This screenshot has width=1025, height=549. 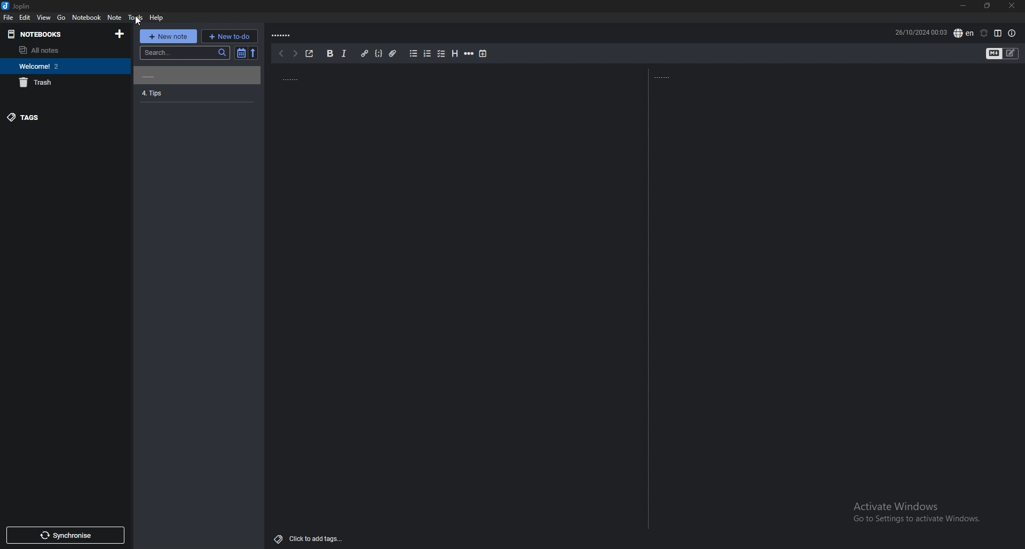 What do you see at coordinates (283, 36) in the screenshot?
I see `notes name` at bounding box center [283, 36].